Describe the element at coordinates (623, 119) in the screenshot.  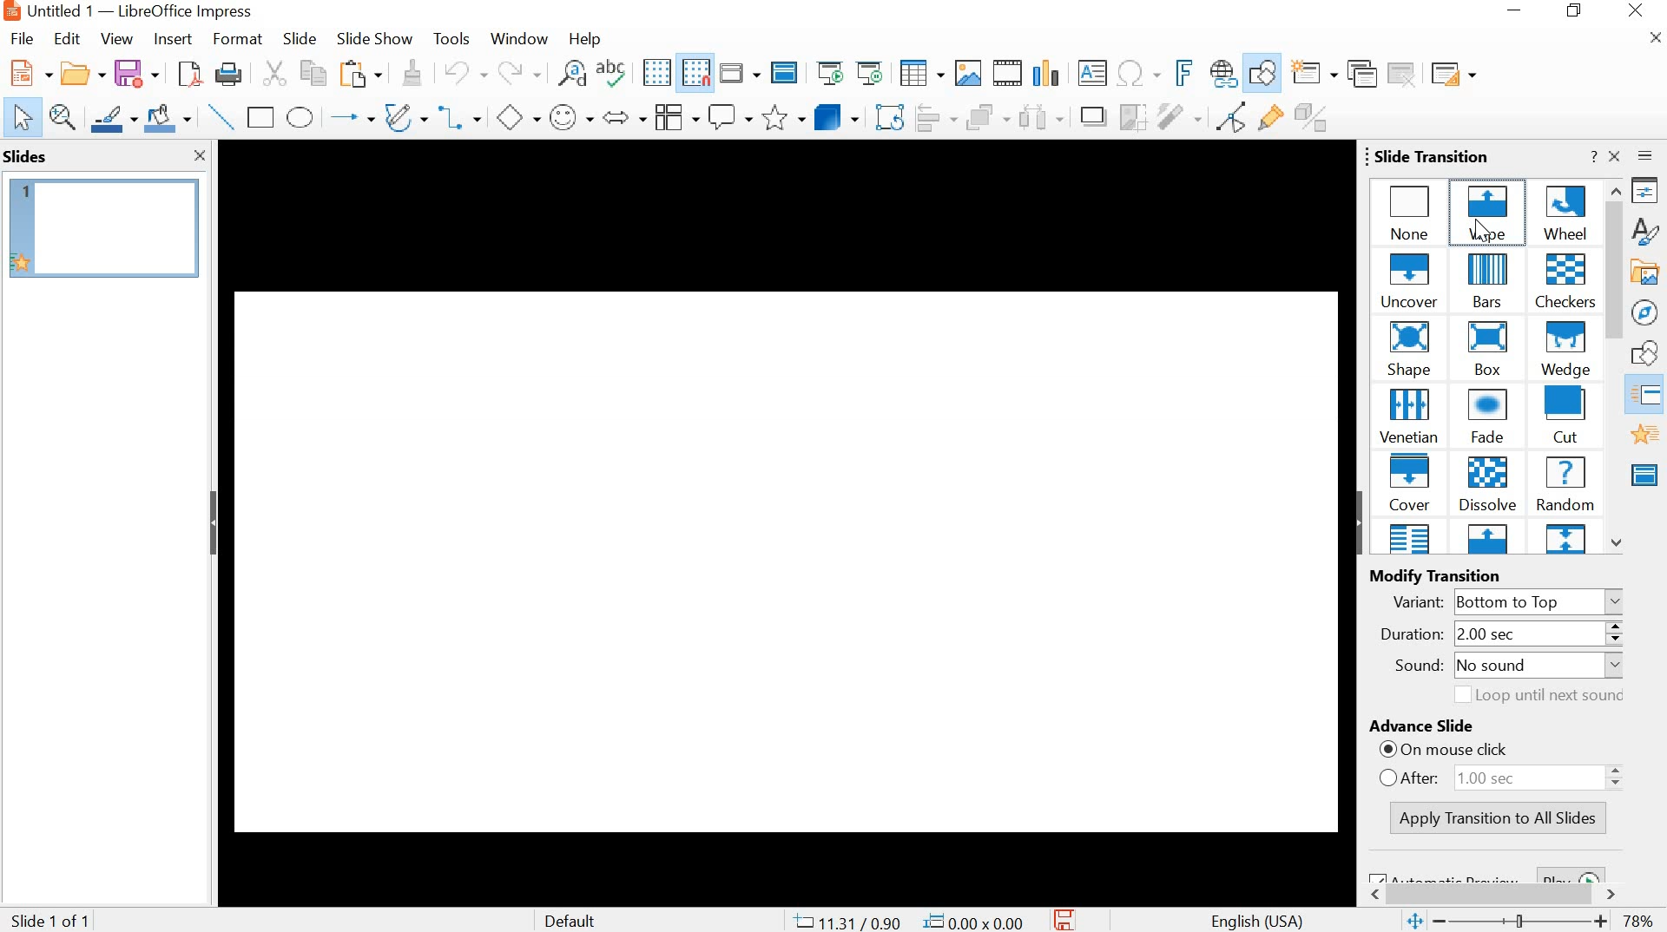
I see `Block Arrows` at that location.